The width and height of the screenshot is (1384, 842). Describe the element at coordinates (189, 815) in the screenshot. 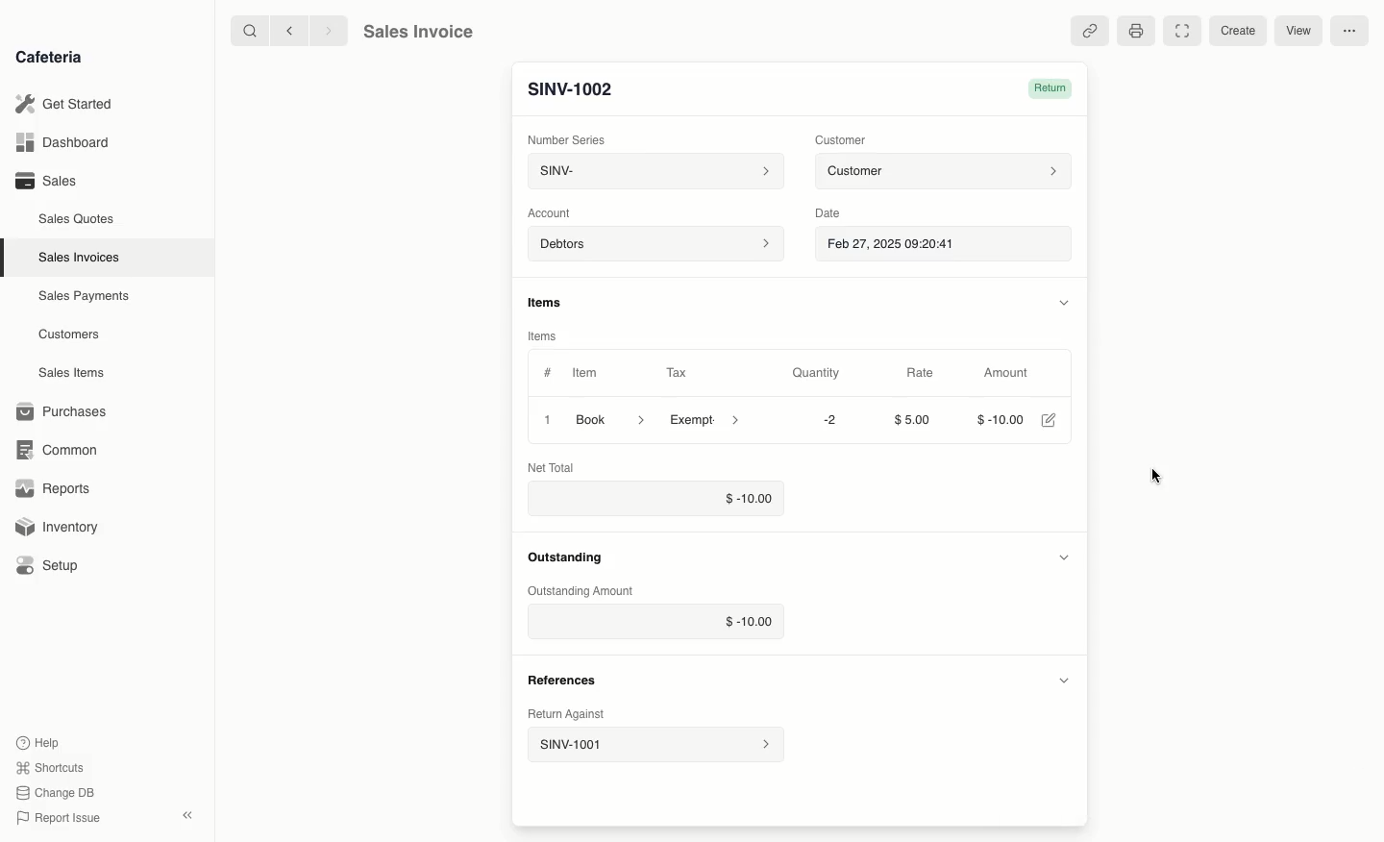

I see `Collapse` at that location.